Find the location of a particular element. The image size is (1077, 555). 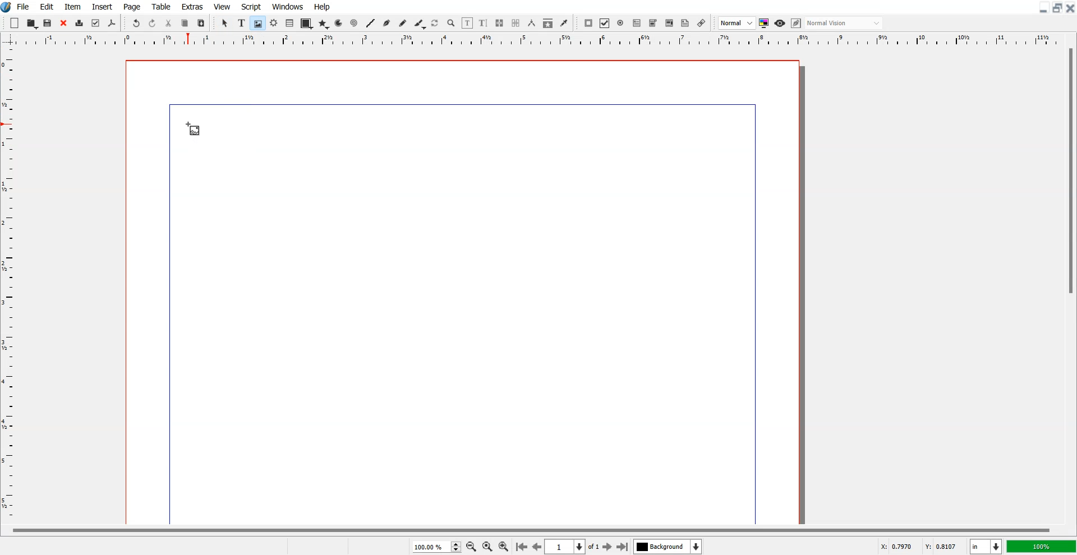

Close is located at coordinates (1070, 8).